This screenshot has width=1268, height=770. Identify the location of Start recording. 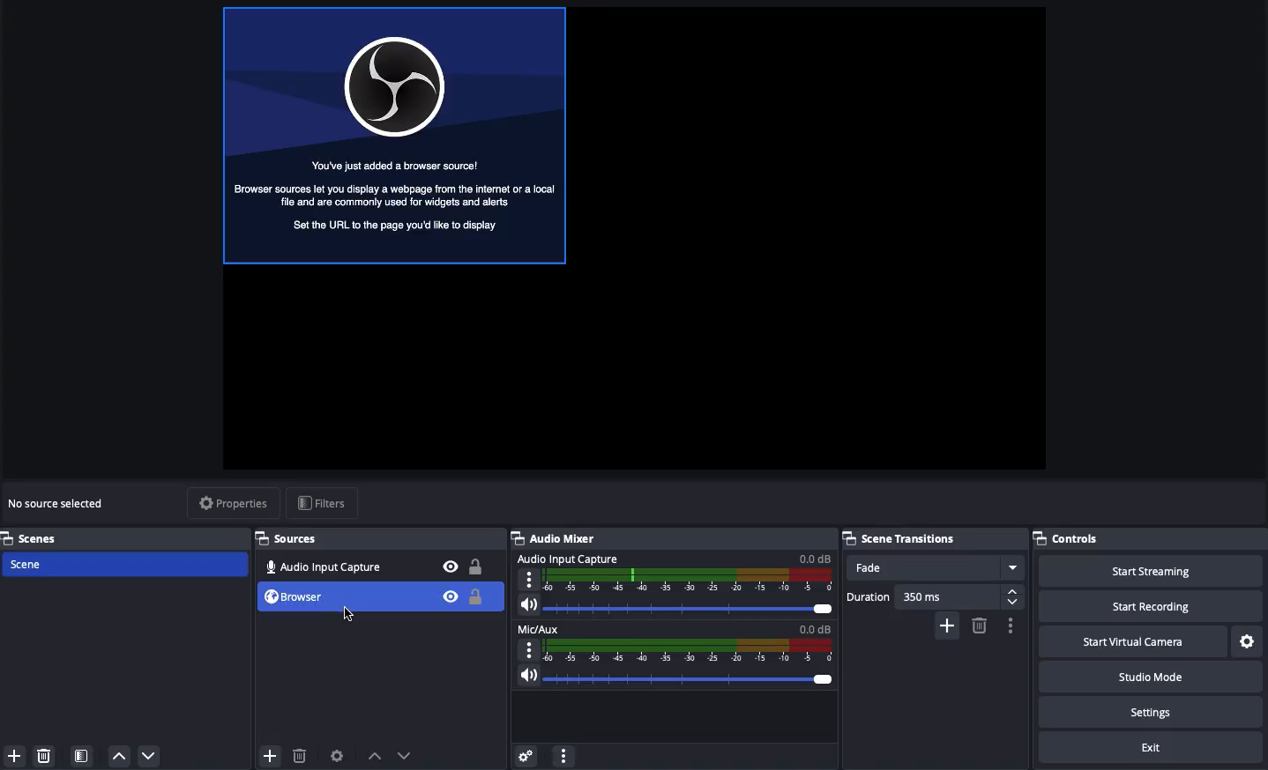
(1145, 605).